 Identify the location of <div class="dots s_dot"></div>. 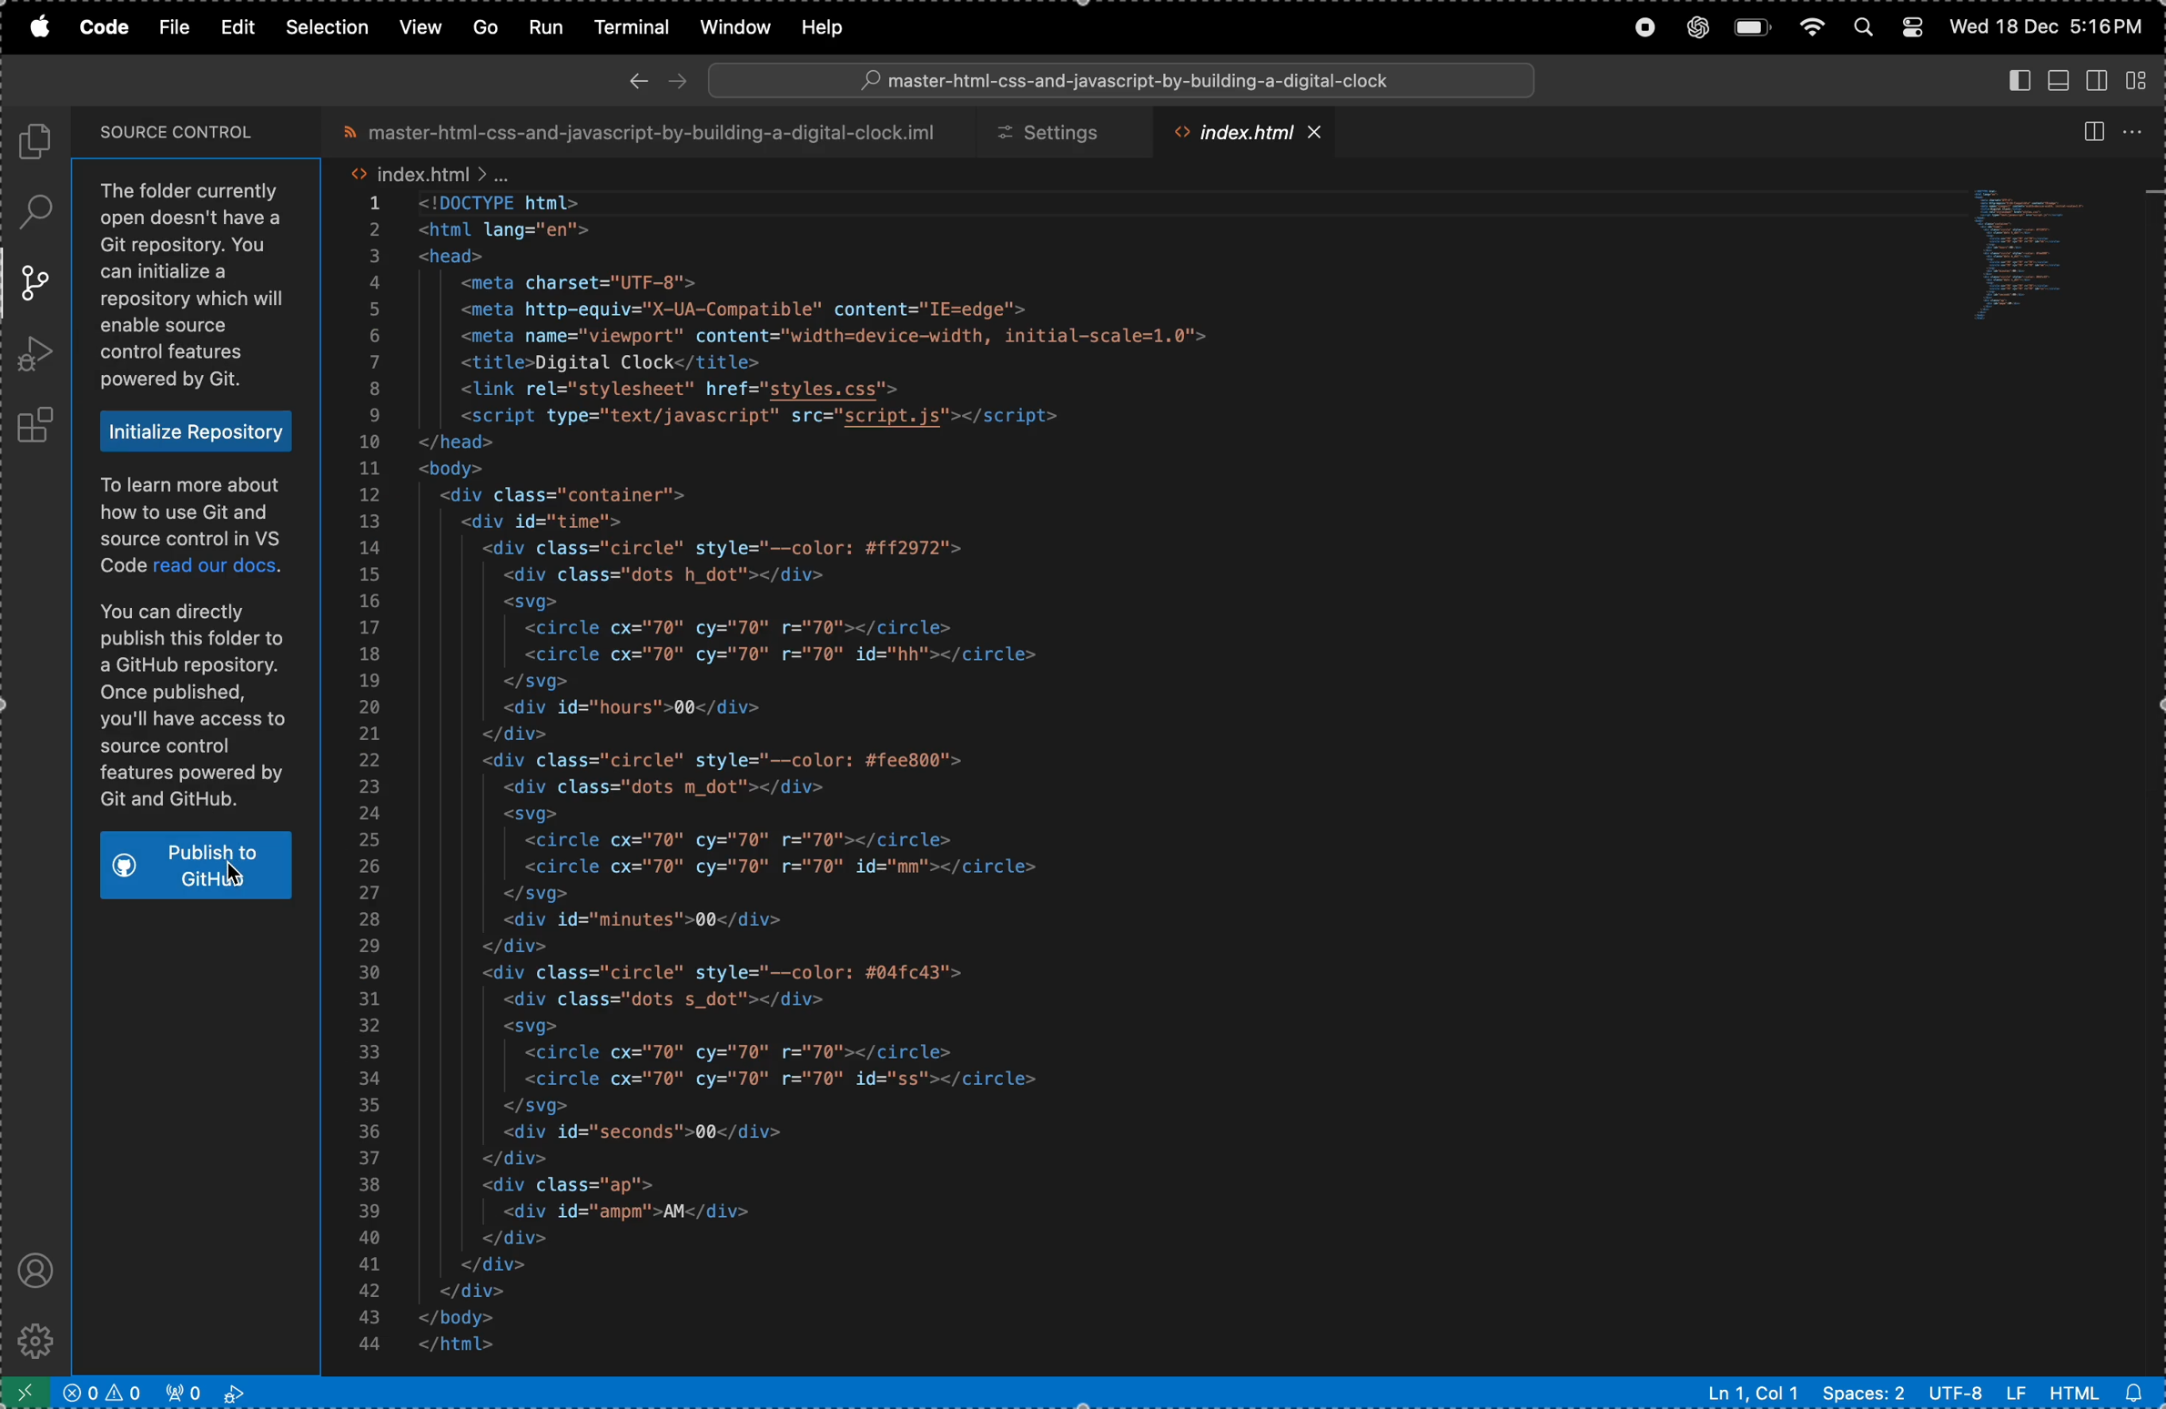
(683, 1000).